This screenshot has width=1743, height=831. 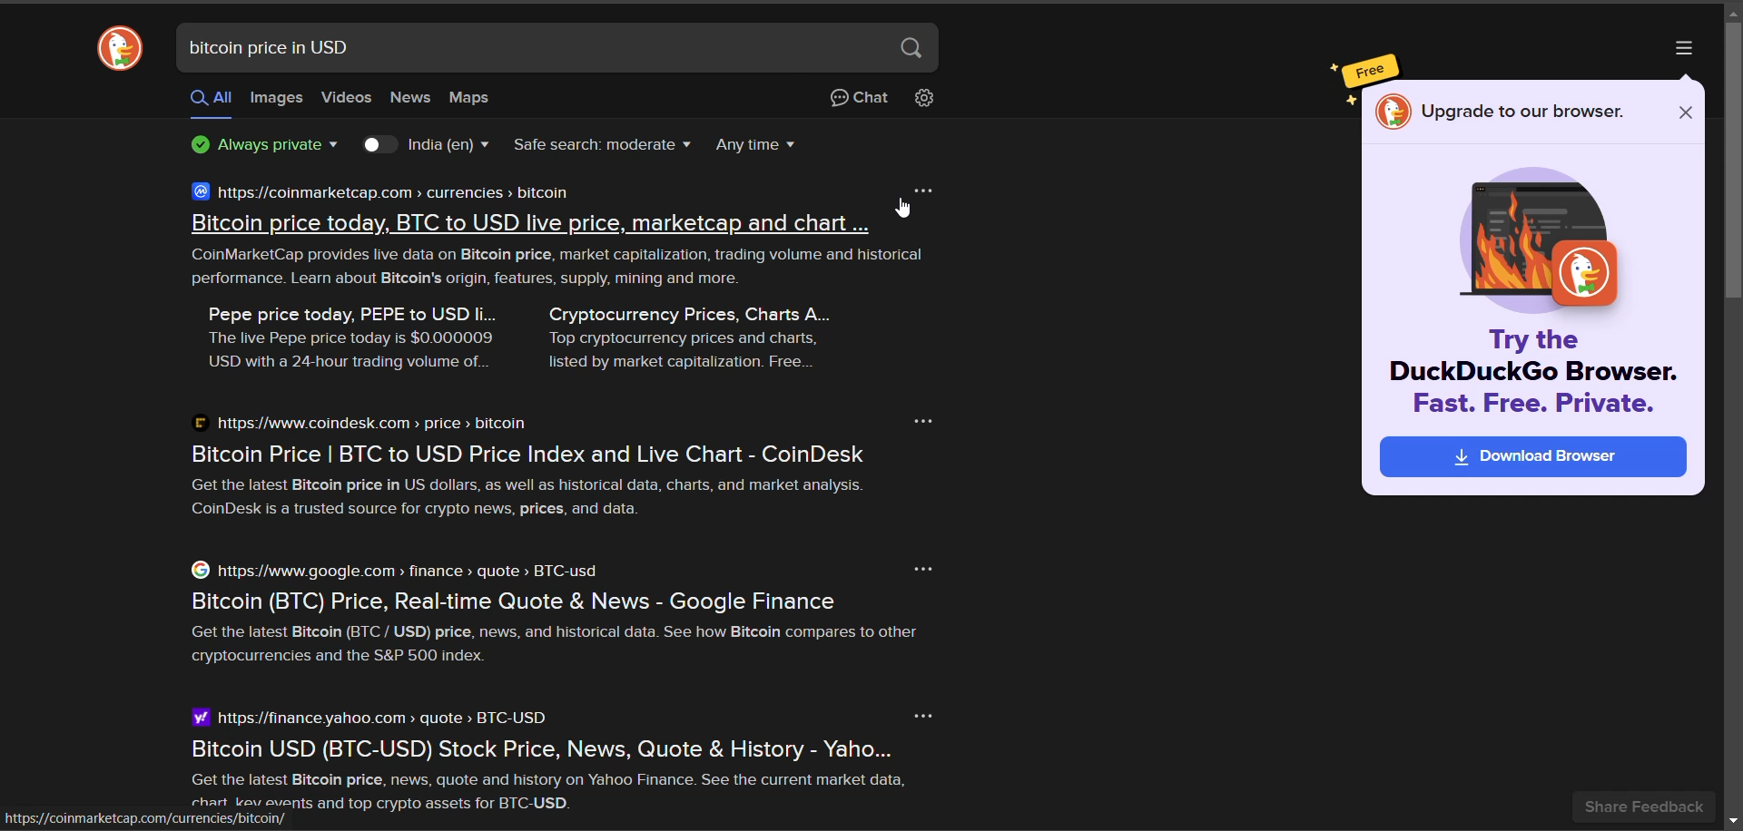 I want to click on result timeline dropdown, so click(x=753, y=147).